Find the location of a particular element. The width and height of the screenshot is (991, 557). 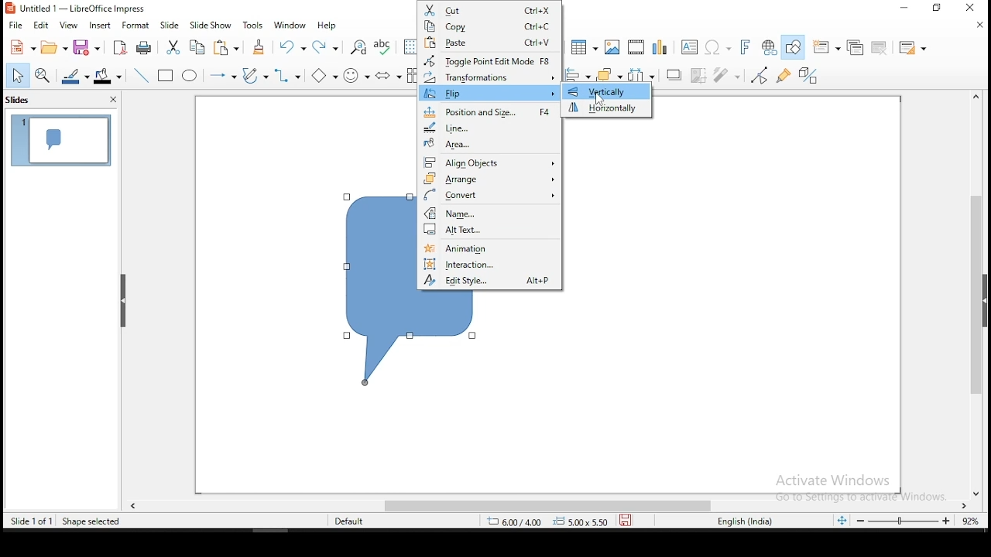

connectors is located at coordinates (287, 76).